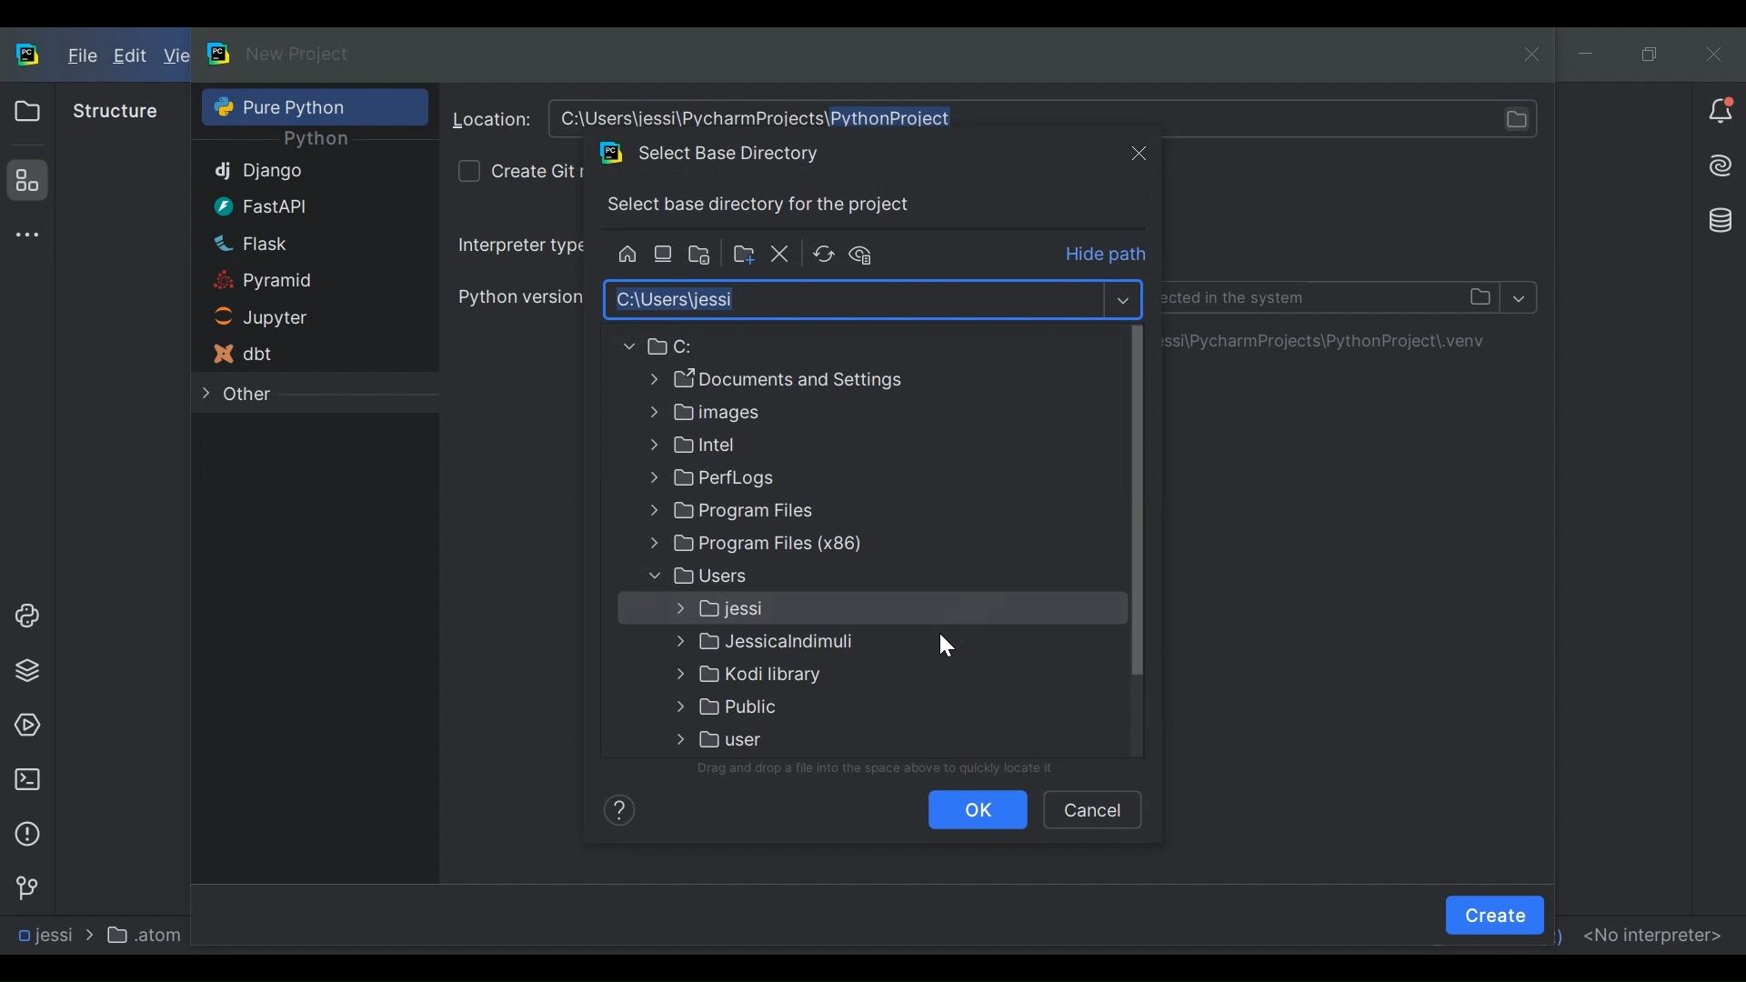 Image resolution: width=1746 pixels, height=982 pixels. I want to click on Hide path, so click(1108, 256).